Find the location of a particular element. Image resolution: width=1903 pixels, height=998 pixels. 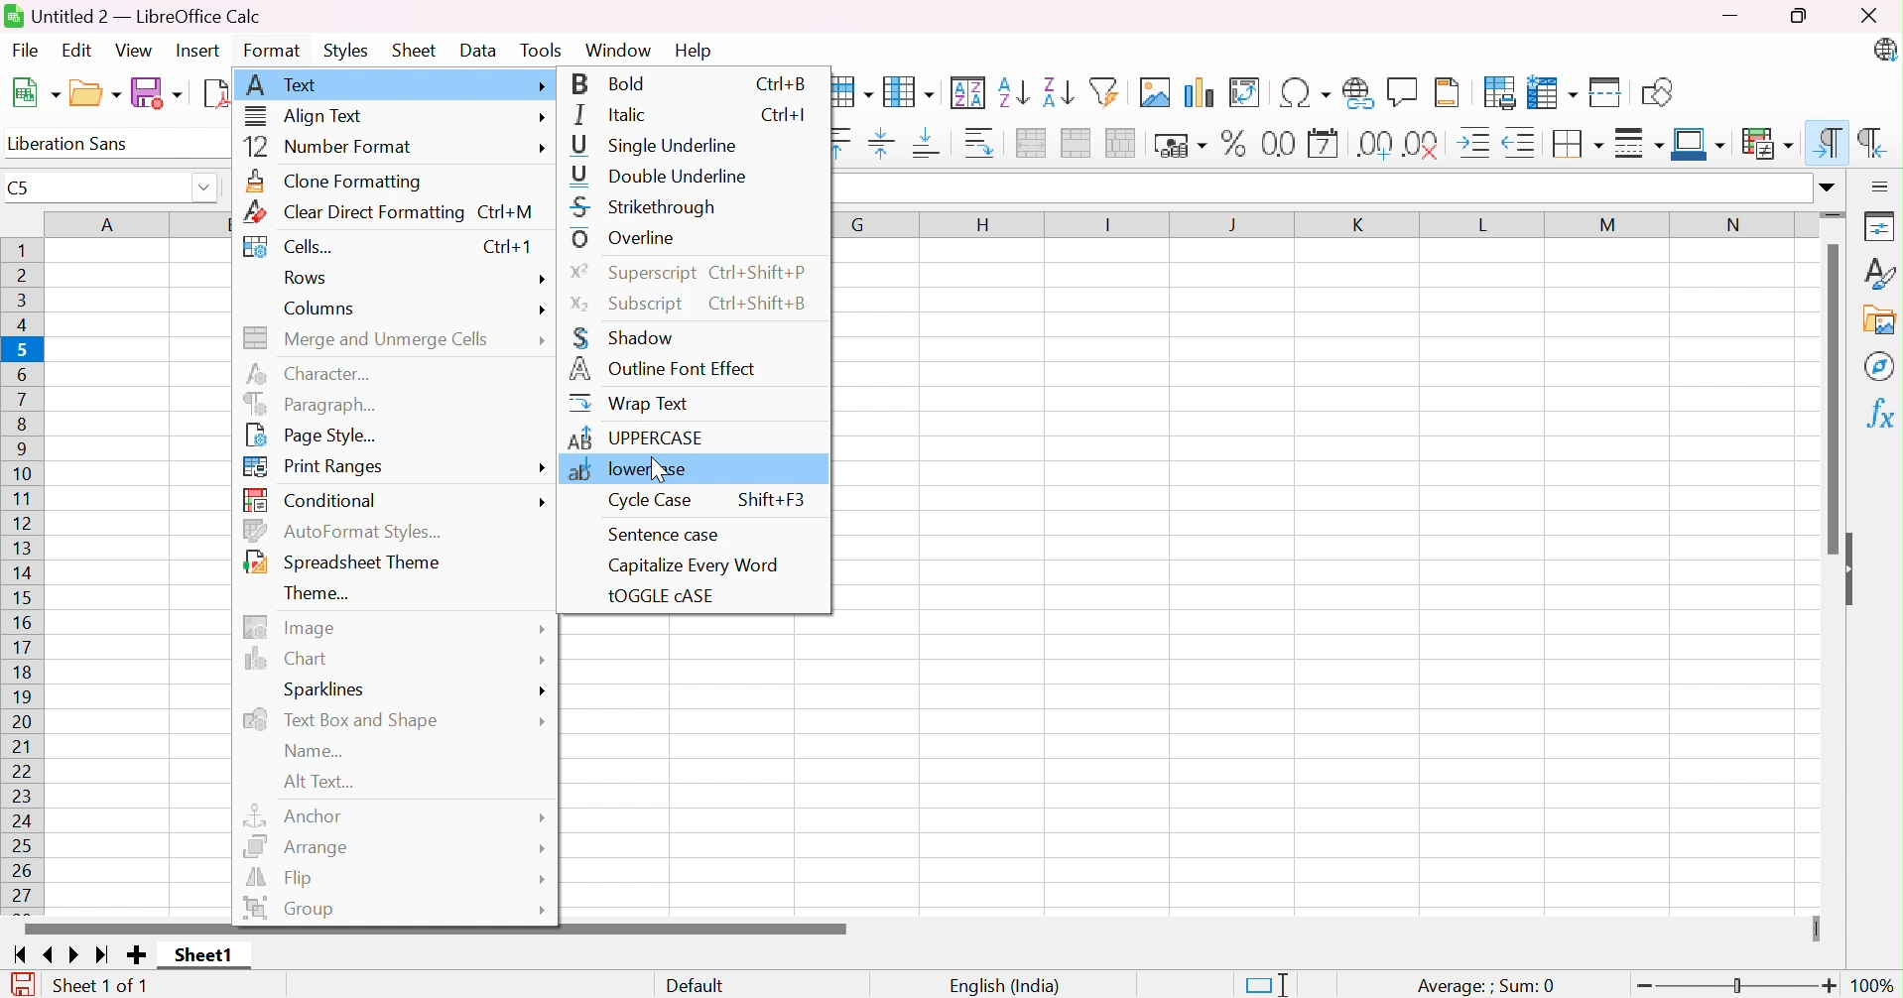

More is located at coordinates (541, 85).